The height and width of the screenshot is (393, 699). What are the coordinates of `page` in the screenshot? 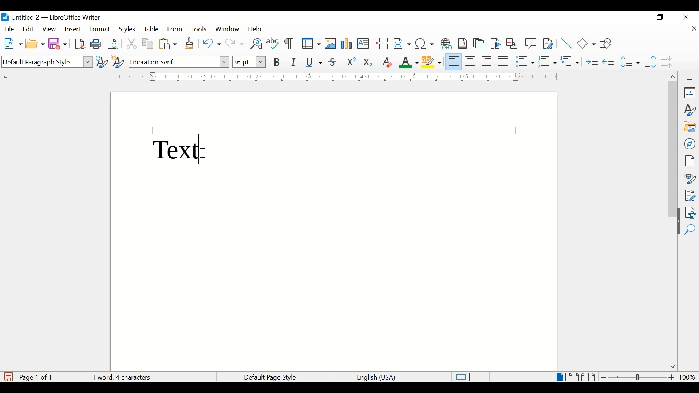 It's located at (689, 161).